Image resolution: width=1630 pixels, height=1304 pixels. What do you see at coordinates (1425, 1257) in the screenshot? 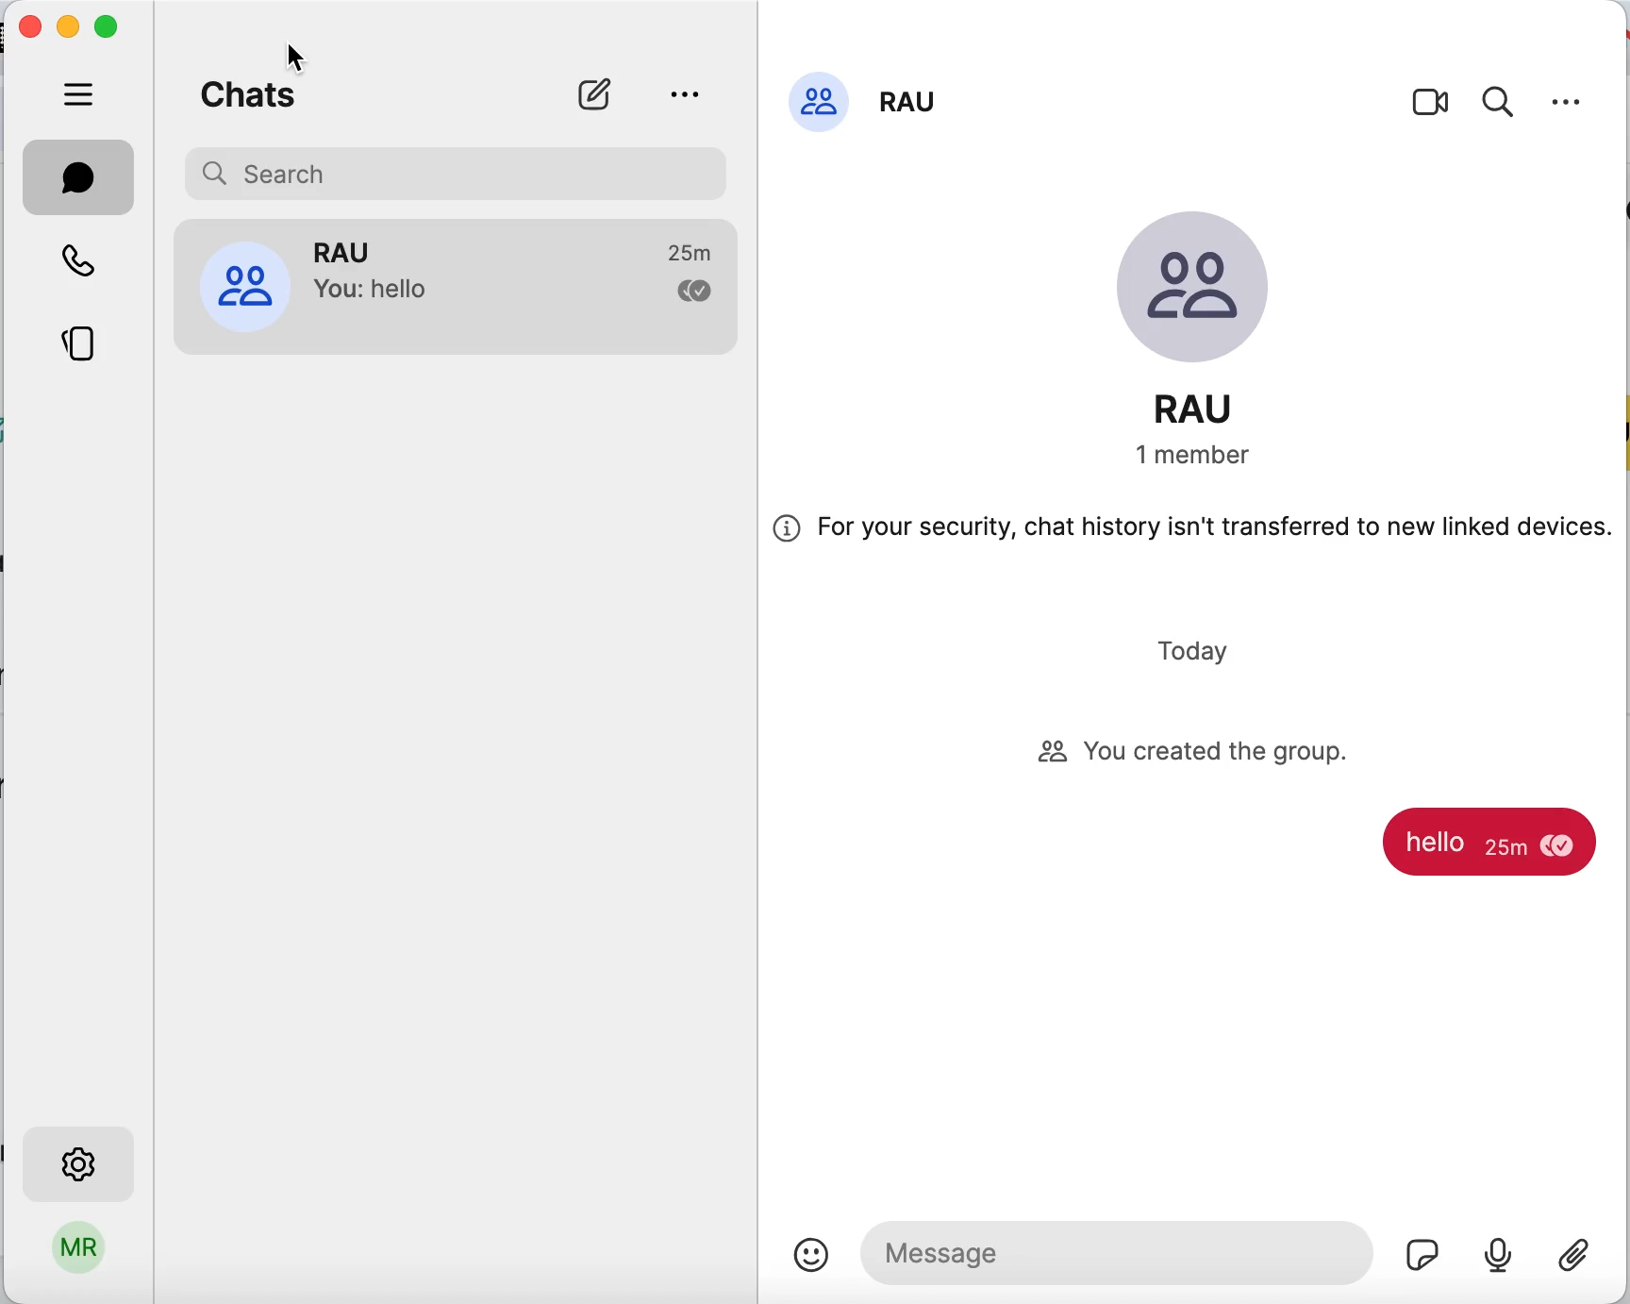
I see `stickers` at bounding box center [1425, 1257].